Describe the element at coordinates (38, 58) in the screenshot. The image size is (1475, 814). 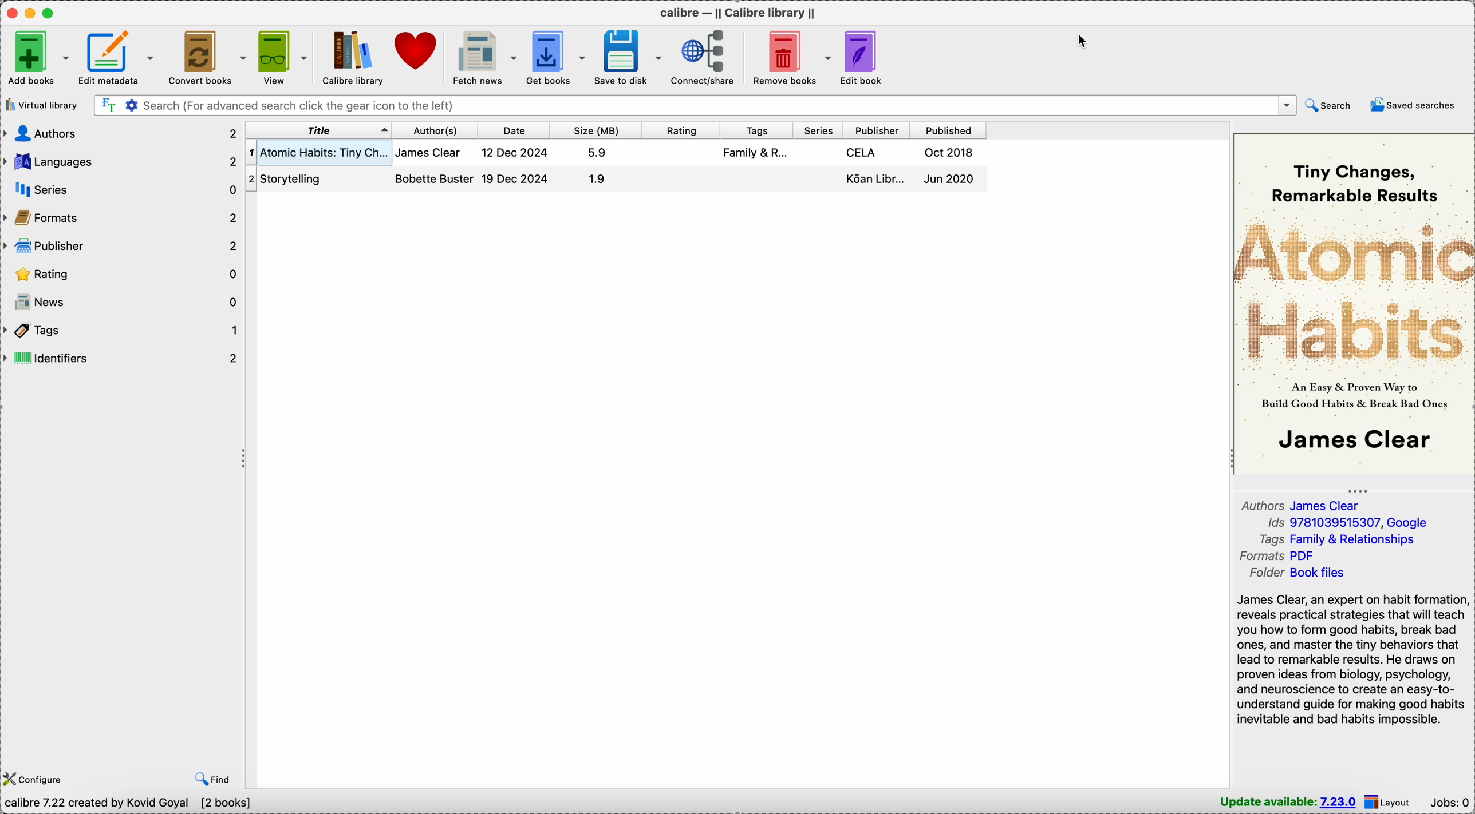
I see `add books` at that location.